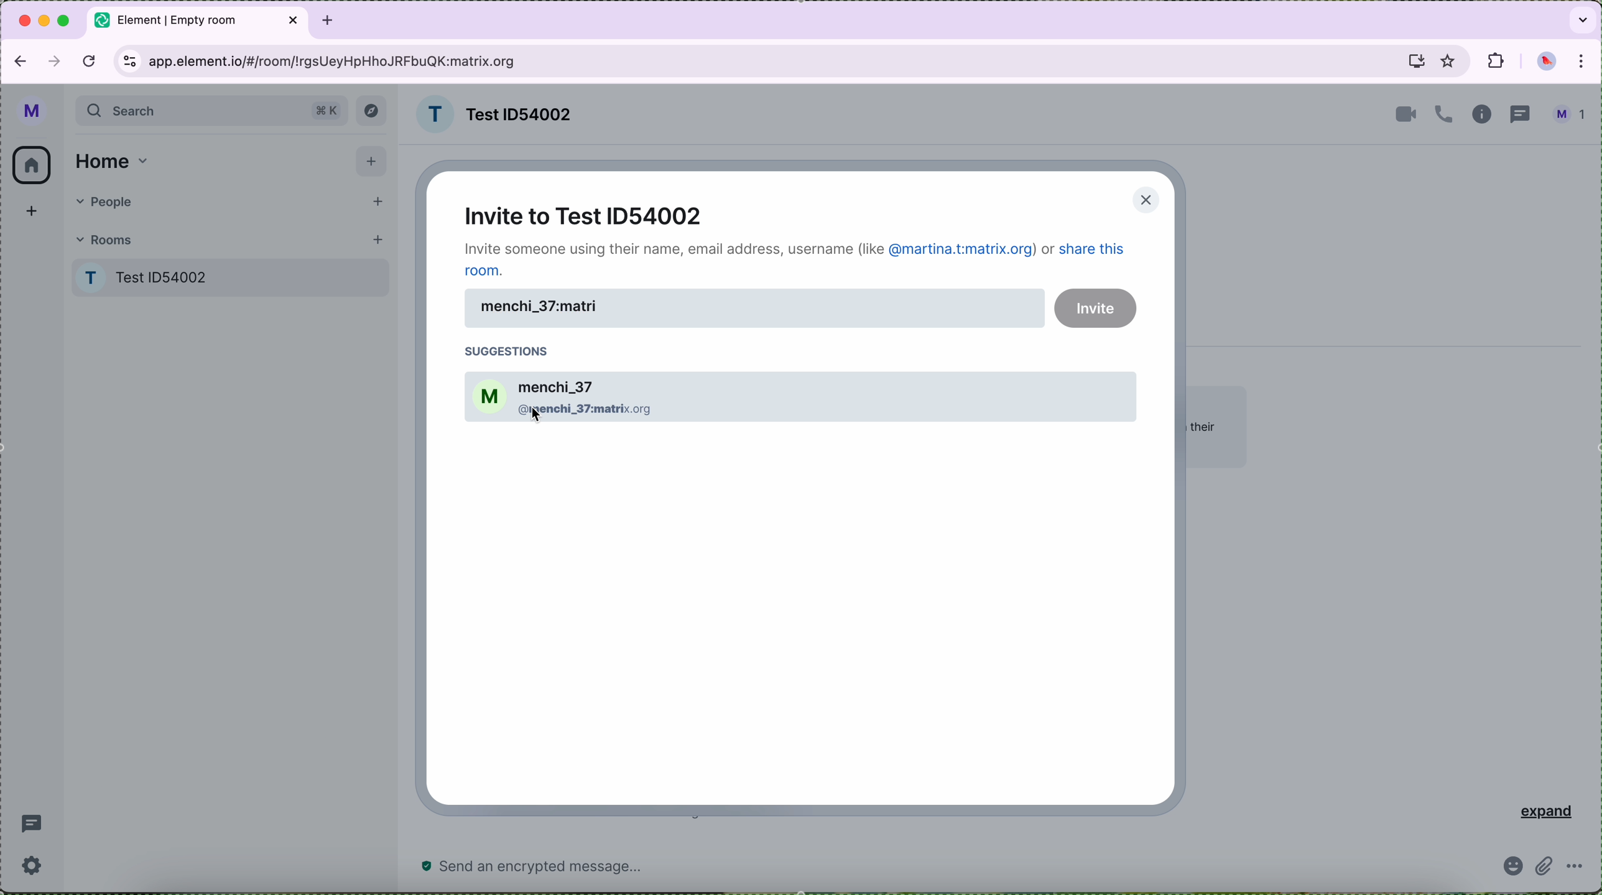 The height and width of the screenshot is (895, 1602). What do you see at coordinates (30, 212) in the screenshot?
I see `add` at bounding box center [30, 212].